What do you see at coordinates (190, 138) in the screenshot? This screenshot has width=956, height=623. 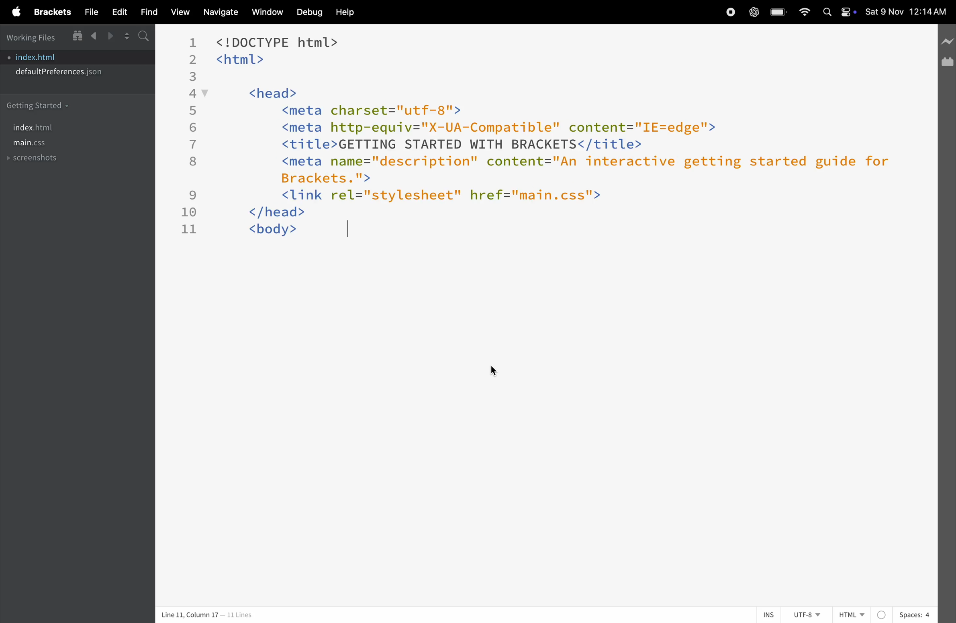 I see `line number` at bounding box center [190, 138].